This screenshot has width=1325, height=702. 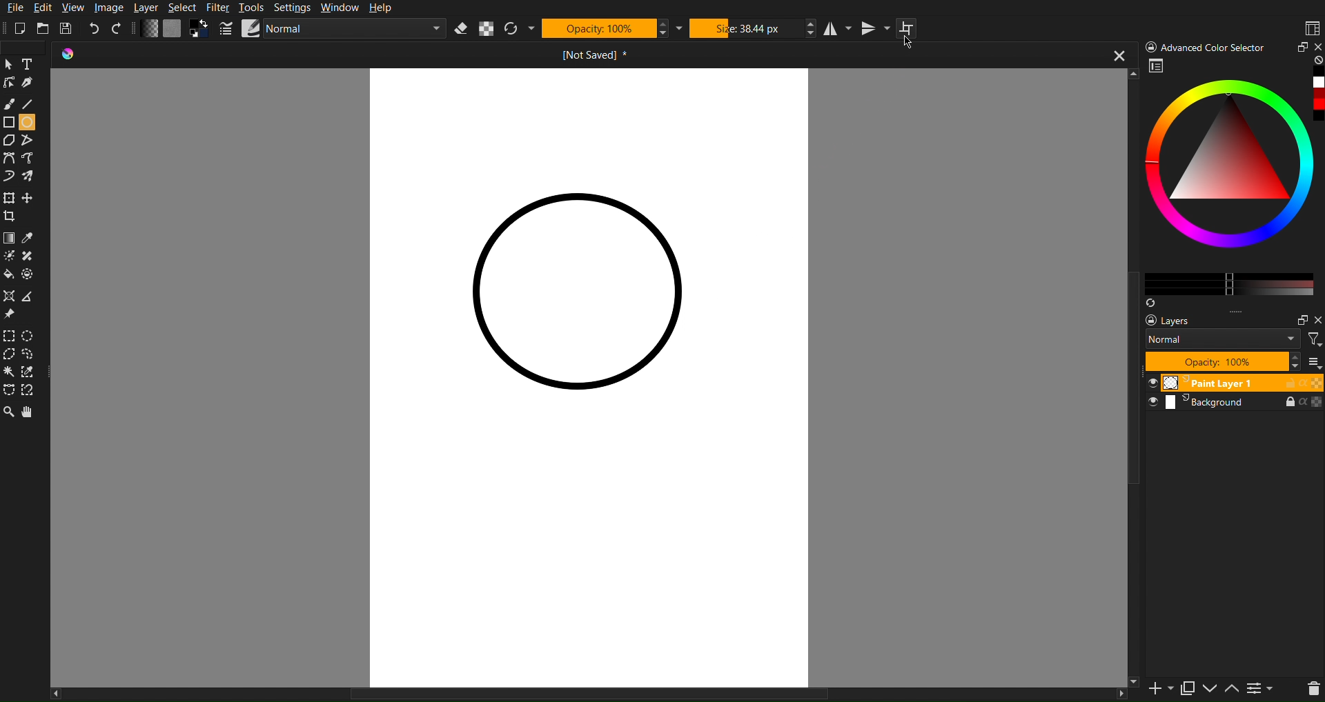 What do you see at coordinates (1237, 310) in the screenshot?
I see `more` at bounding box center [1237, 310].